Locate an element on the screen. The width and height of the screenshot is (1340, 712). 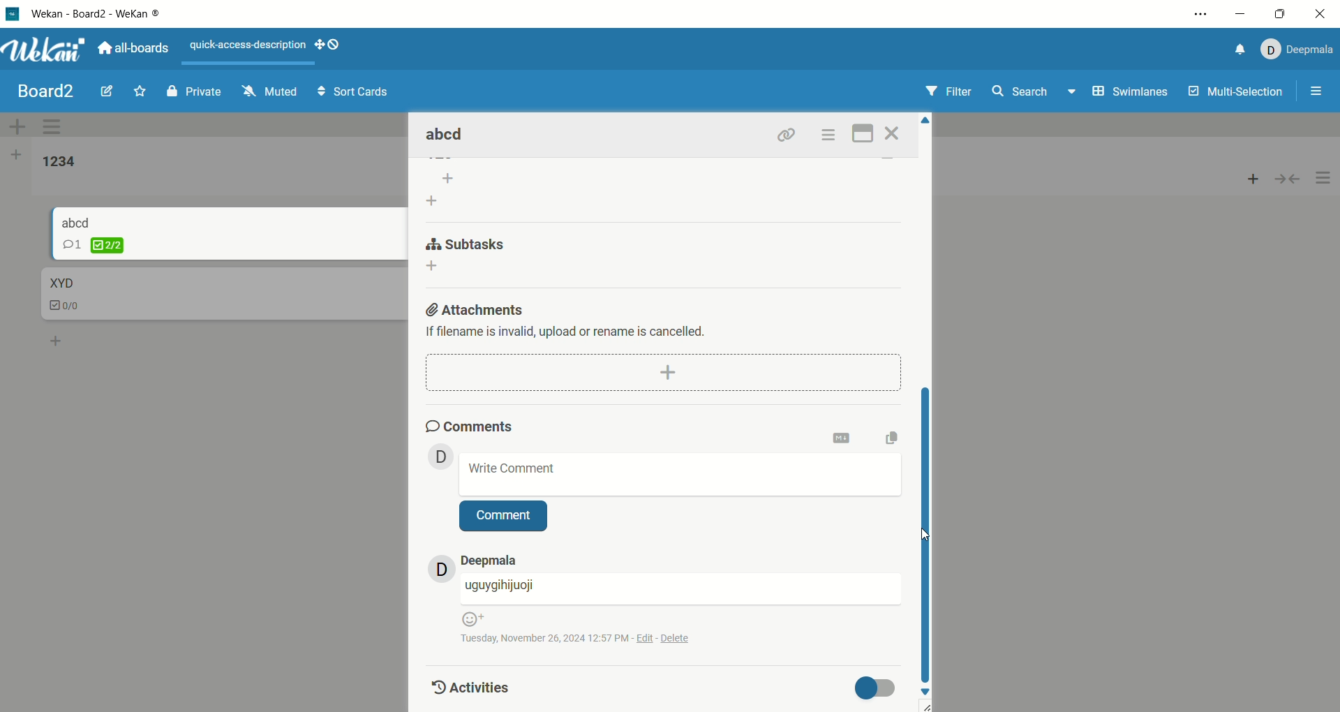
options is located at coordinates (1318, 93).